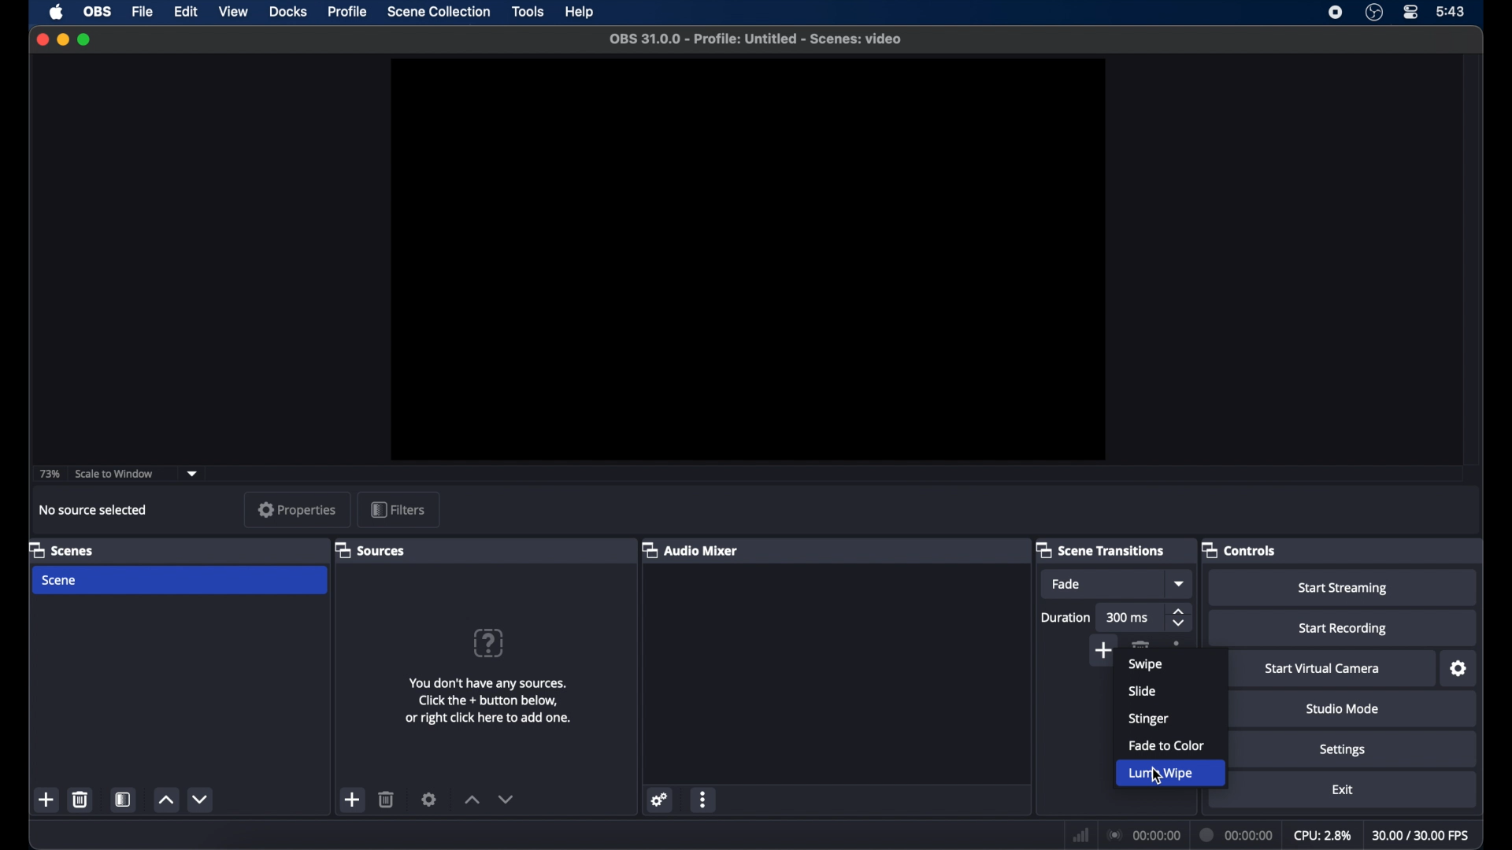 The image size is (1512, 850). Describe the element at coordinates (1145, 836) in the screenshot. I see `connection` at that location.